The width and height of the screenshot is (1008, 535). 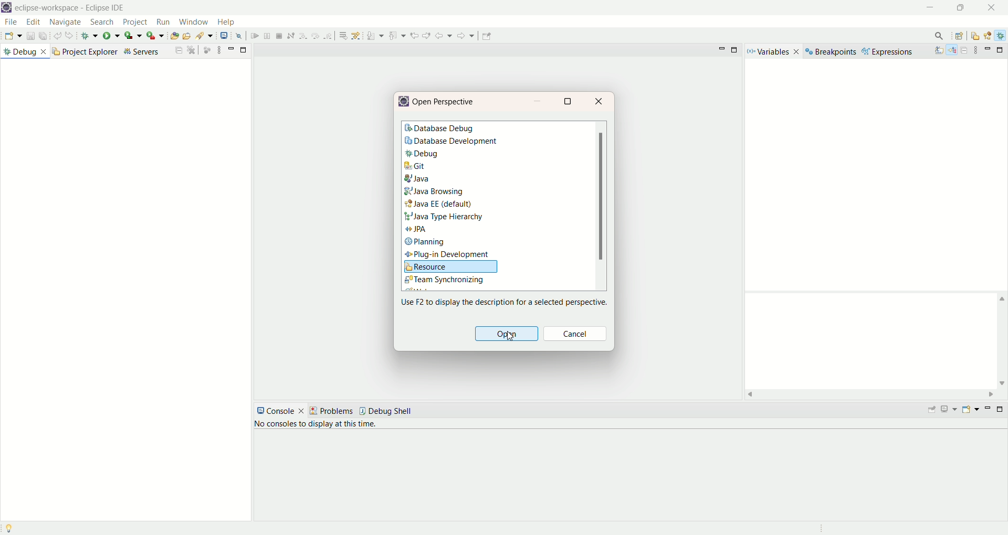 I want to click on use F2 to display the description for a selected perspective, so click(x=502, y=301).